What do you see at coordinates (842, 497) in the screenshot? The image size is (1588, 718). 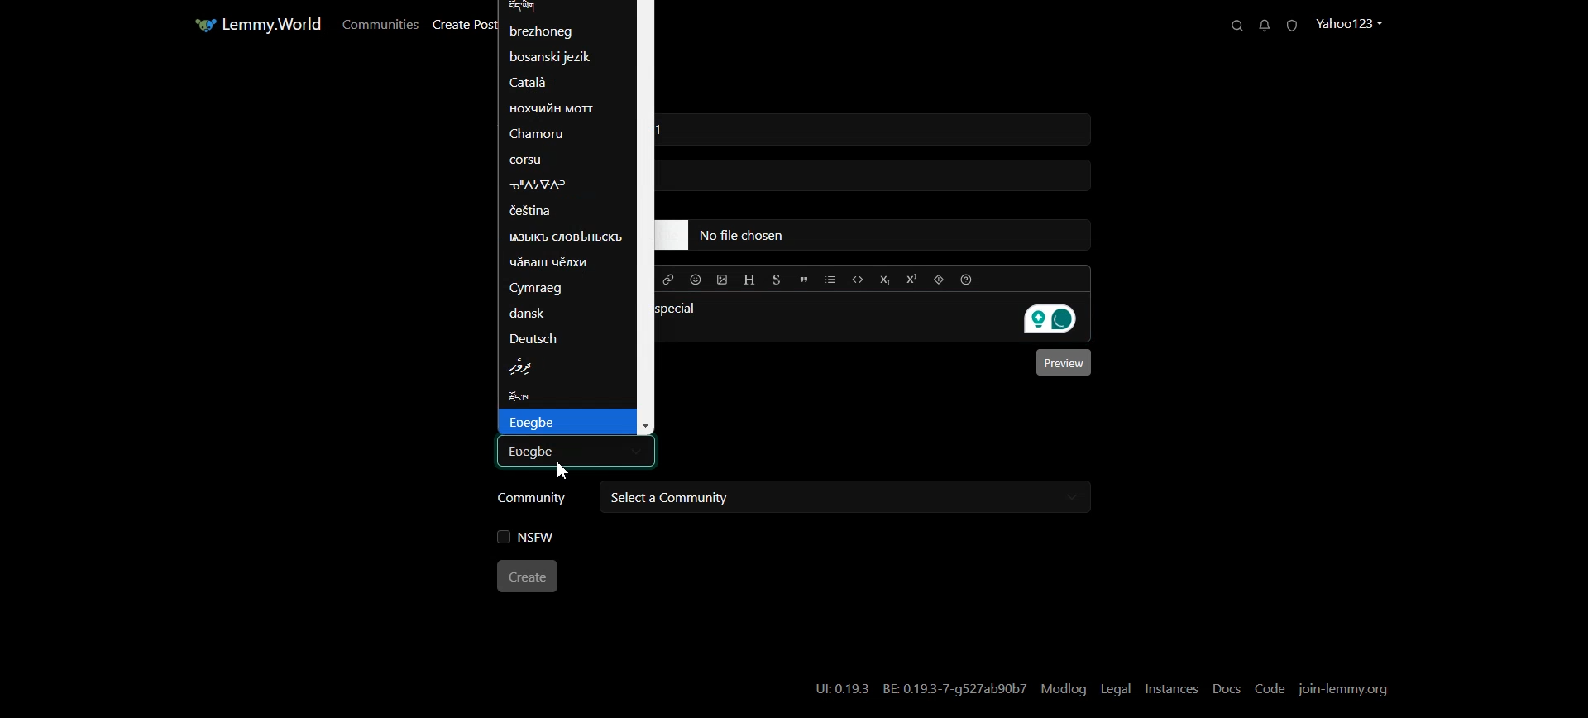 I see `Select a community` at bounding box center [842, 497].